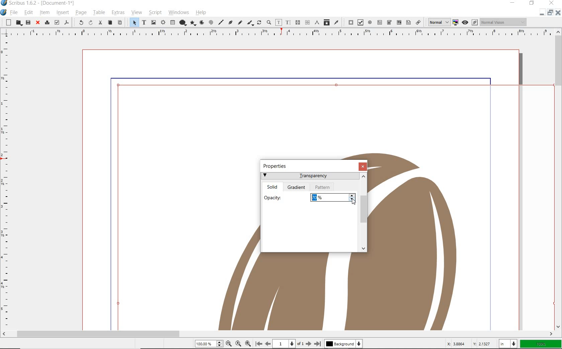 This screenshot has height=349, width=562. I want to click on select unit: in, so click(509, 344).